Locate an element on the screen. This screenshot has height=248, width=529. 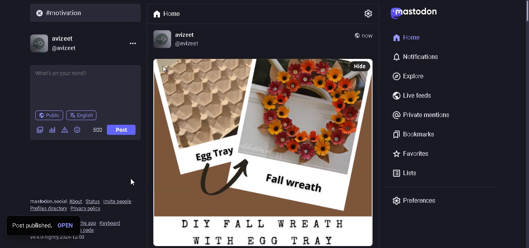
keyboards is located at coordinates (113, 222).